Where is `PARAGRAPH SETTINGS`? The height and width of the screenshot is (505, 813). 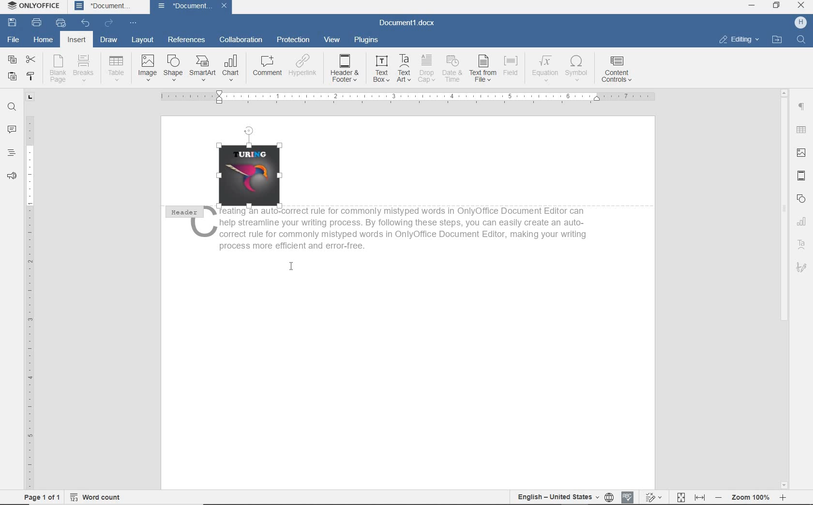
PARAGRAPH SETTINGS is located at coordinates (801, 107).